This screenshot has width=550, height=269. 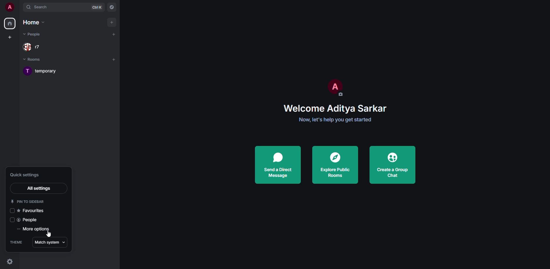 I want to click on room, so click(x=45, y=71).